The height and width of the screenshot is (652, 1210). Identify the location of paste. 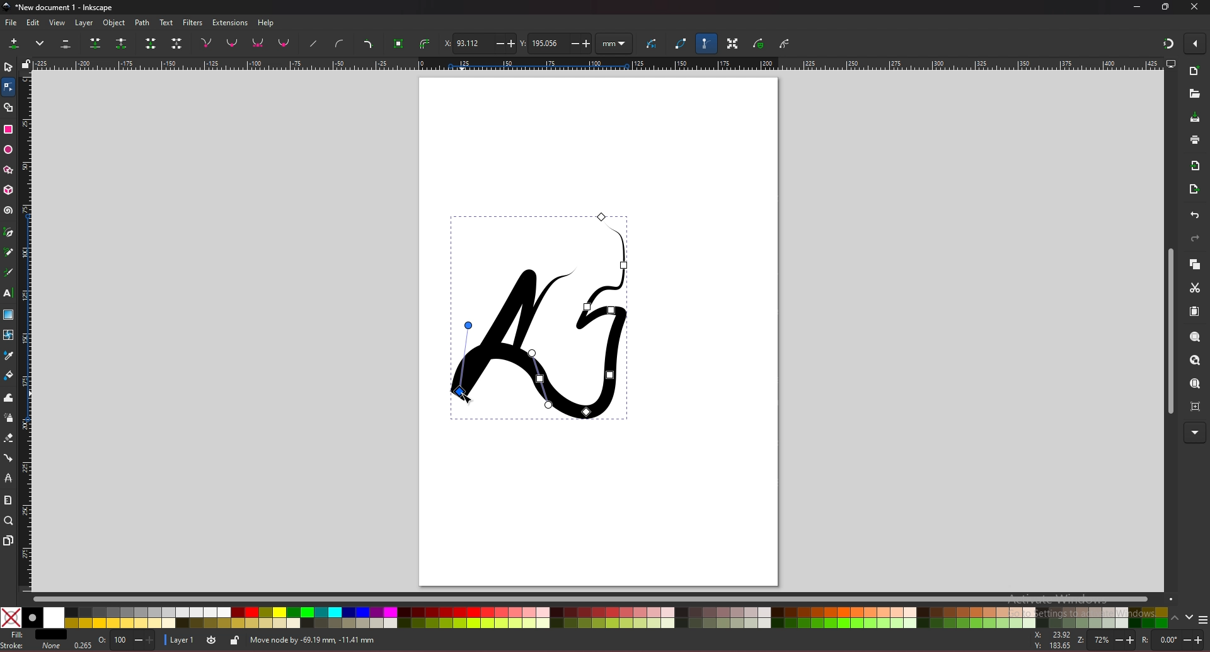
(1194, 311).